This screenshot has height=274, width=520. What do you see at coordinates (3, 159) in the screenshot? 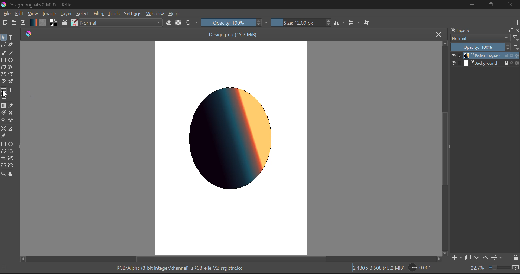
I see `Continuous Selection` at bounding box center [3, 159].